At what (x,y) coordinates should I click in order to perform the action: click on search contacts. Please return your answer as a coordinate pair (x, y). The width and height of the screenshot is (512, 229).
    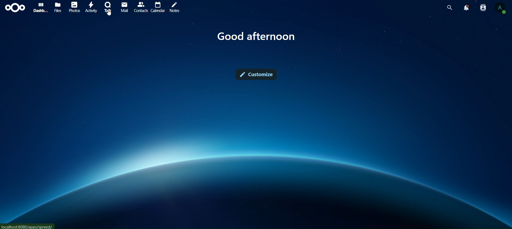
    Looking at the image, I should click on (449, 7).